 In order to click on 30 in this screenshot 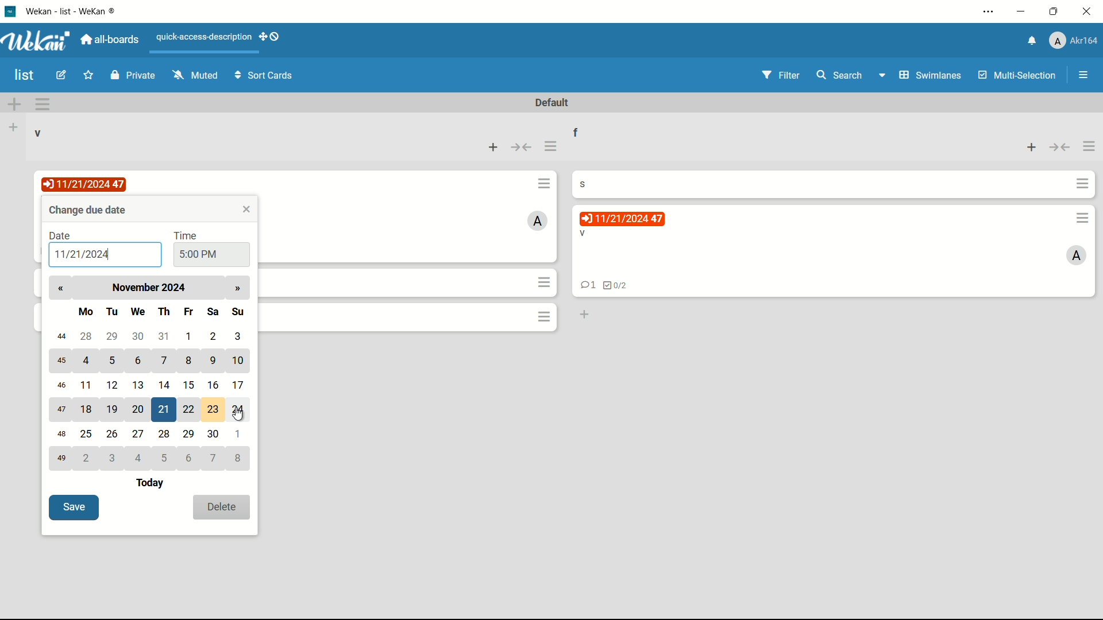, I will do `click(214, 435)`.